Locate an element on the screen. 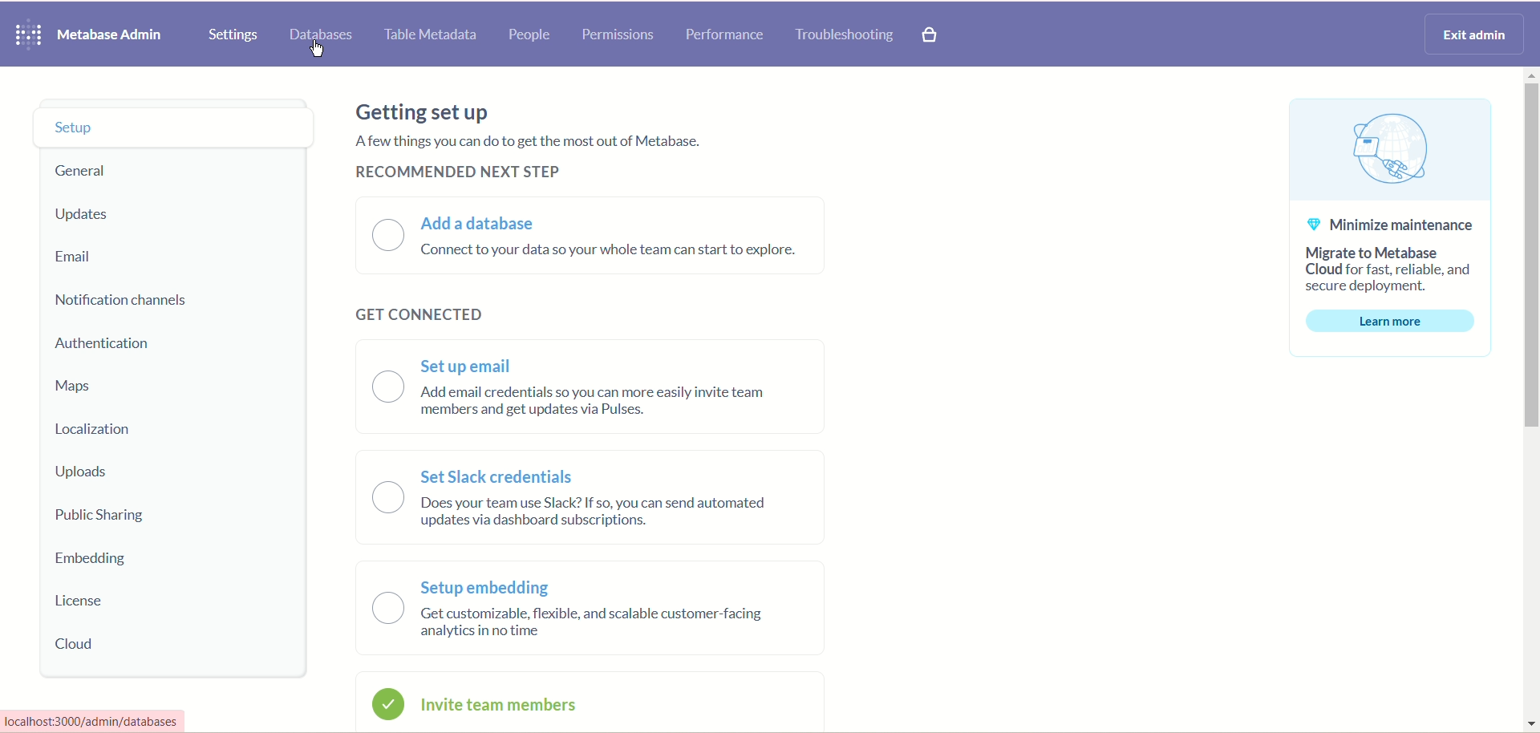 This screenshot has height=733, width=1540. cursor is located at coordinates (320, 52).